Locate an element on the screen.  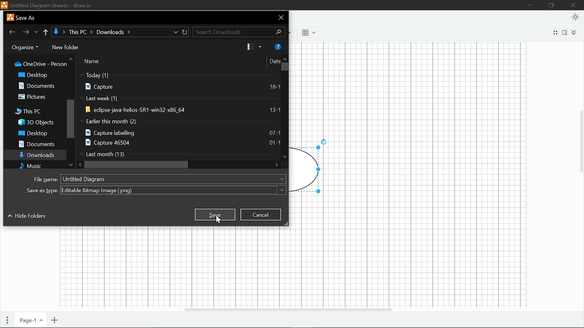
Organize is located at coordinates (25, 48).